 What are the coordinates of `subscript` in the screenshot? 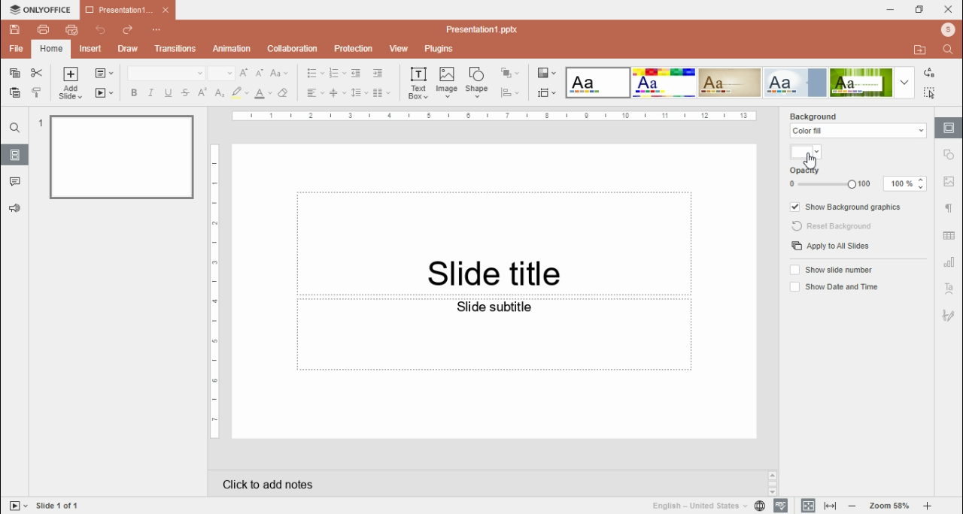 It's located at (219, 93).